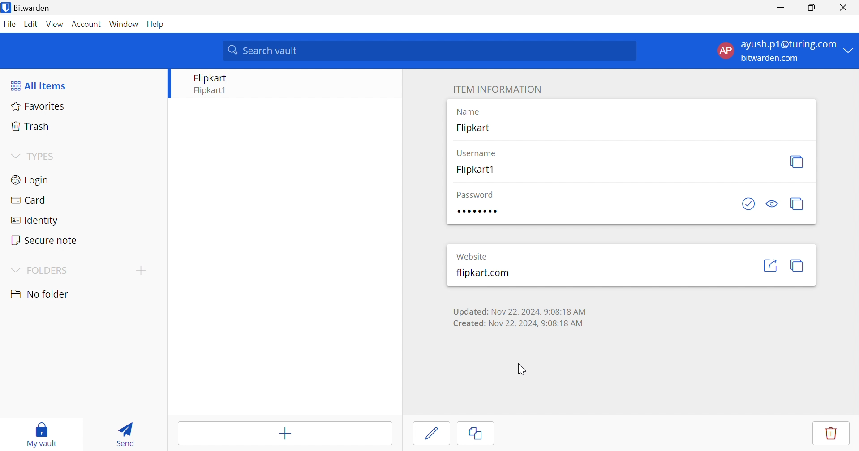 This screenshot has height=451, width=859. I want to click on Drop Down, so click(16, 271).